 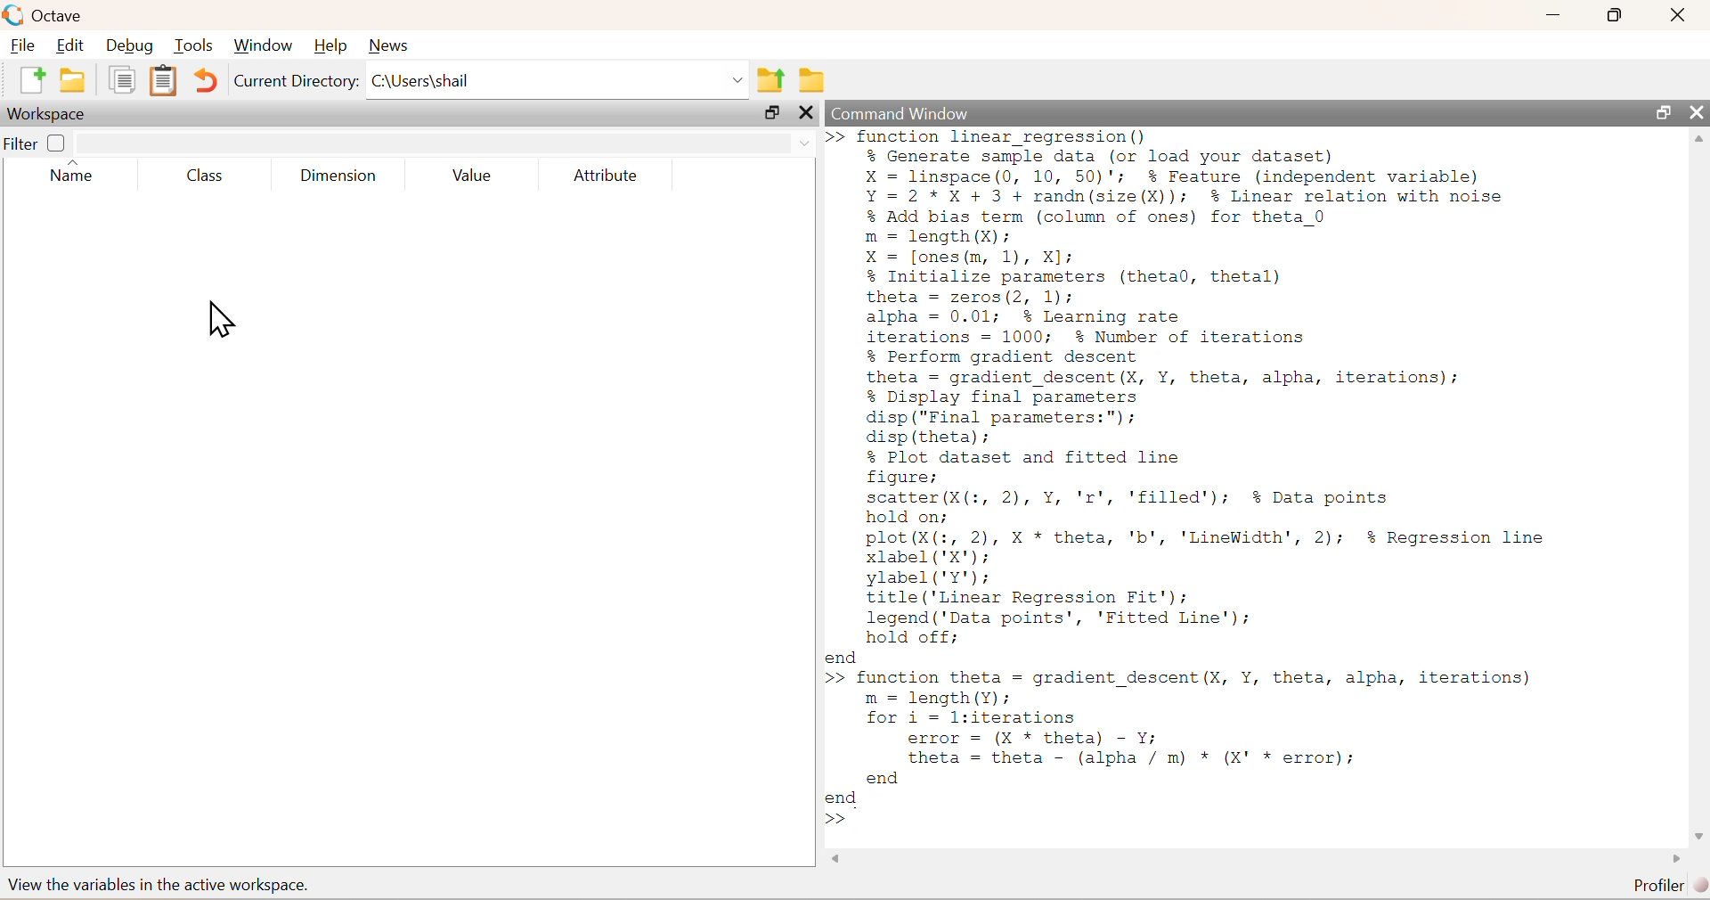 I want to click on folder, so click(x=810, y=81).